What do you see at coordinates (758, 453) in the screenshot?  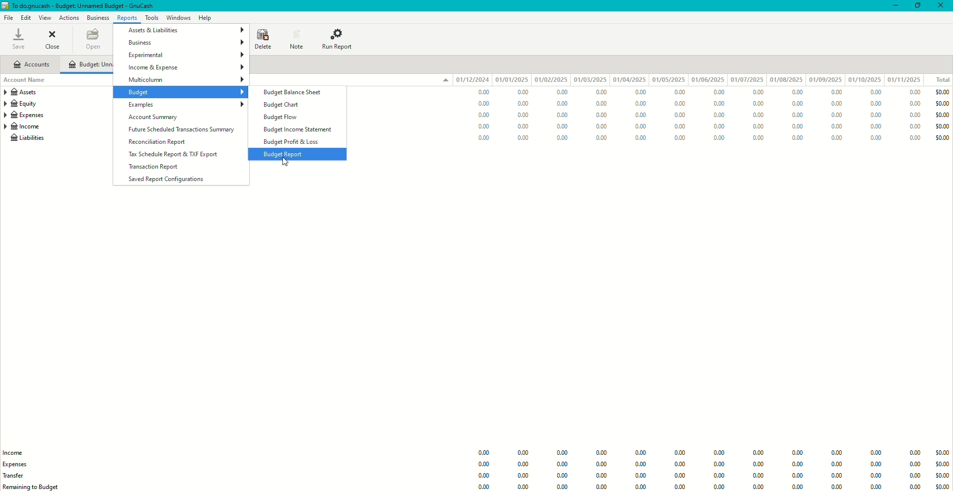 I see `0.00` at bounding box center [758, 453].